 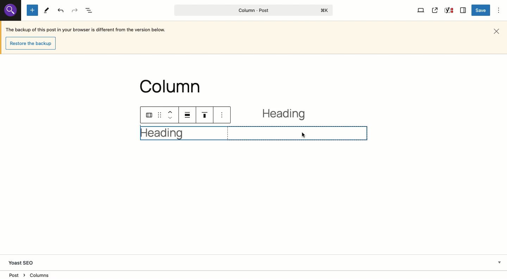 What do you see at coordinates (90, 11) in the screenshot?
I see `Document overview` at bounding box center [90, 11].